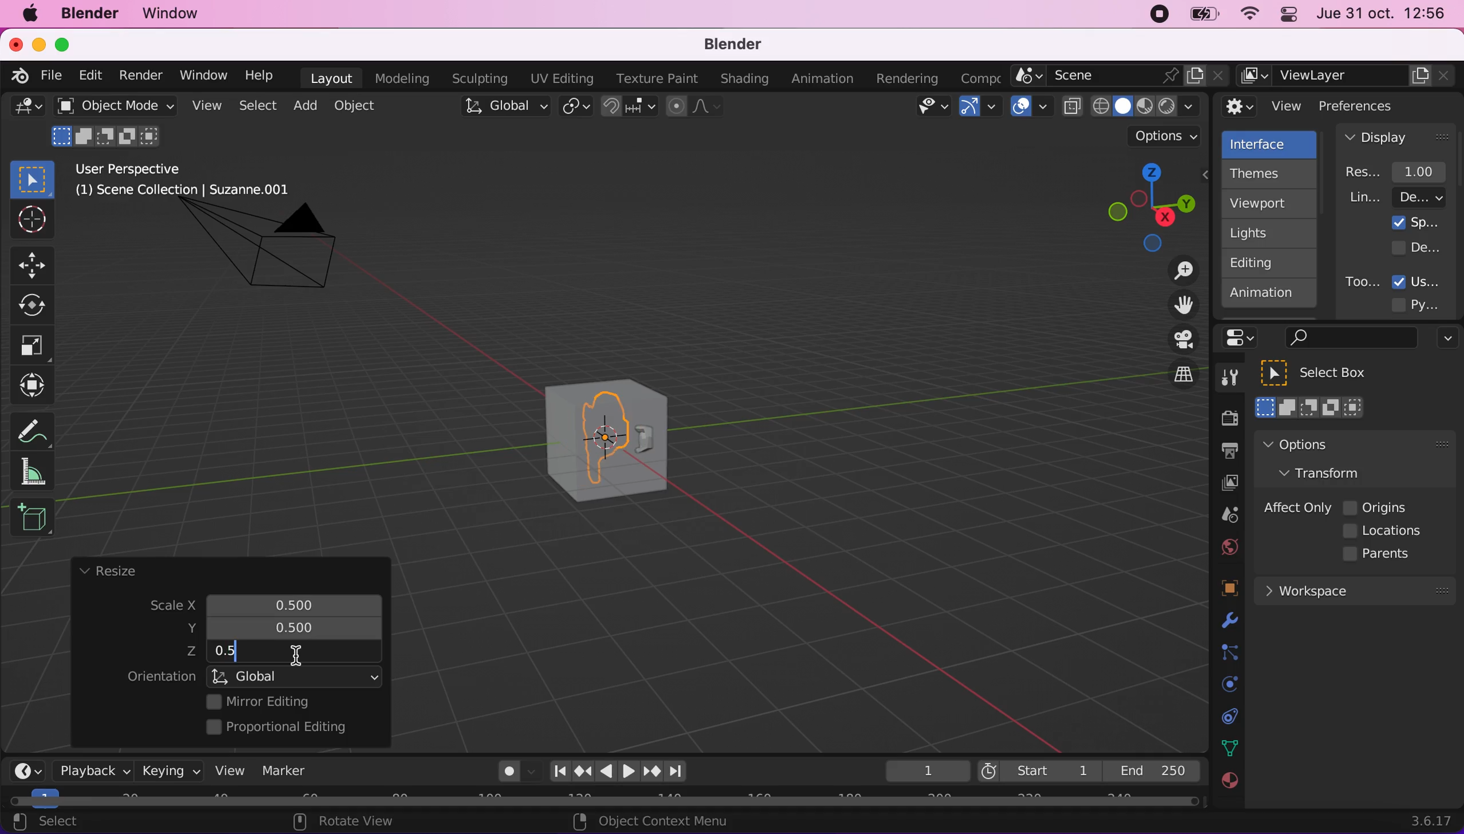 The width and height of the screenshot is (1464, 834). I want to click on viewport, so click(1272, 203).